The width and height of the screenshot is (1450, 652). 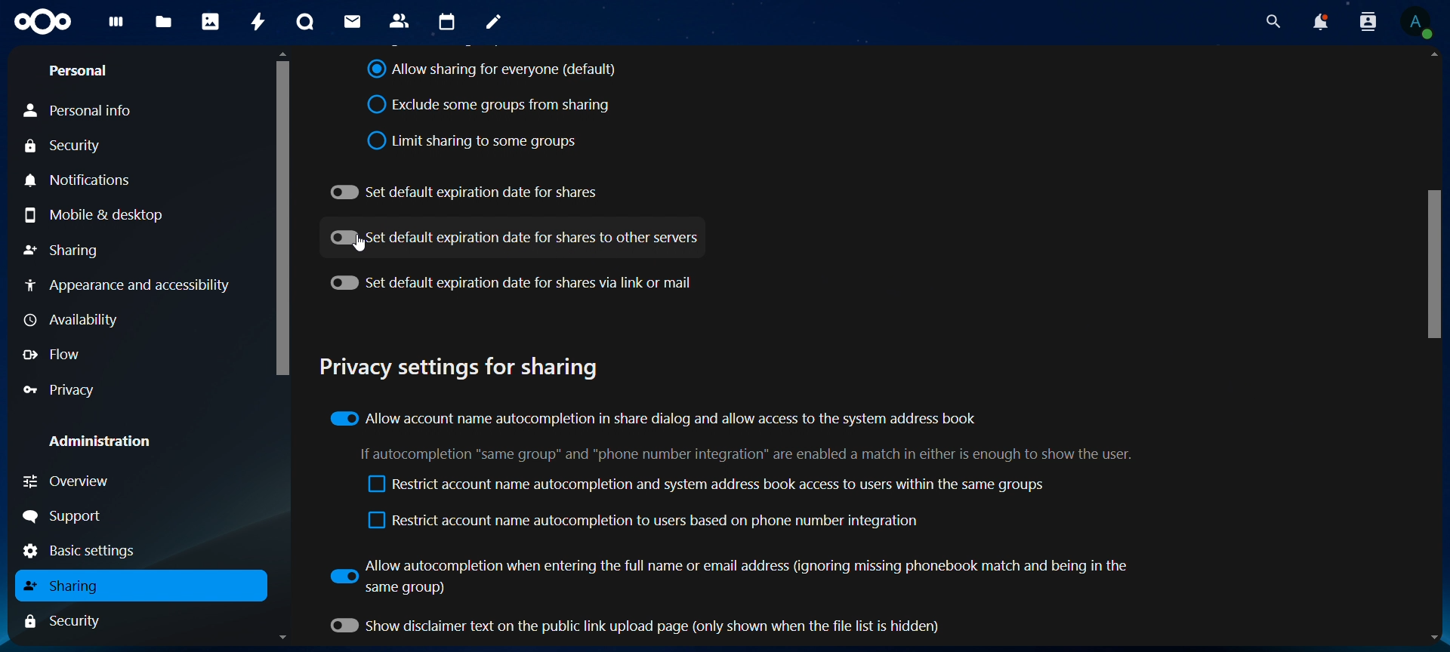 I want to click on activity, so click(x=259, y=23).